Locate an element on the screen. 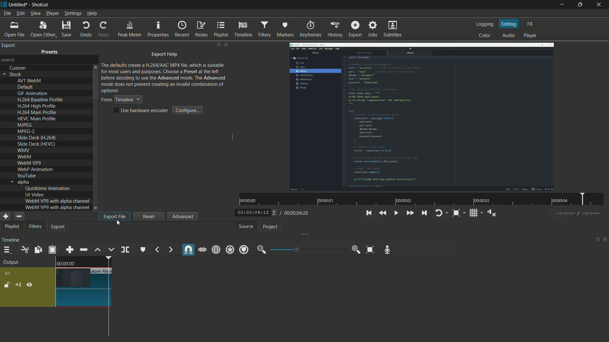 This screenshot has width=609, height=342. export is located at coordinates (58, 228).